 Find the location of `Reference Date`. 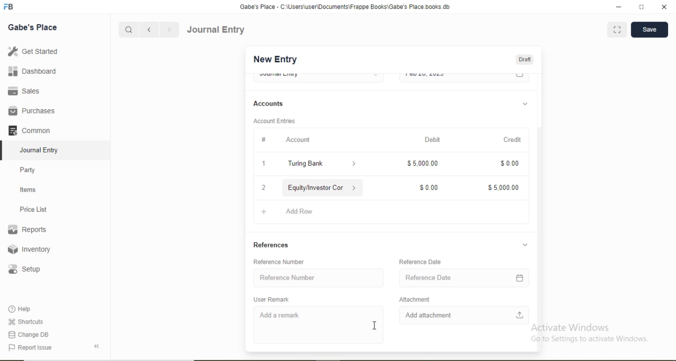

Reference Date is located at coordinates (429, 278).